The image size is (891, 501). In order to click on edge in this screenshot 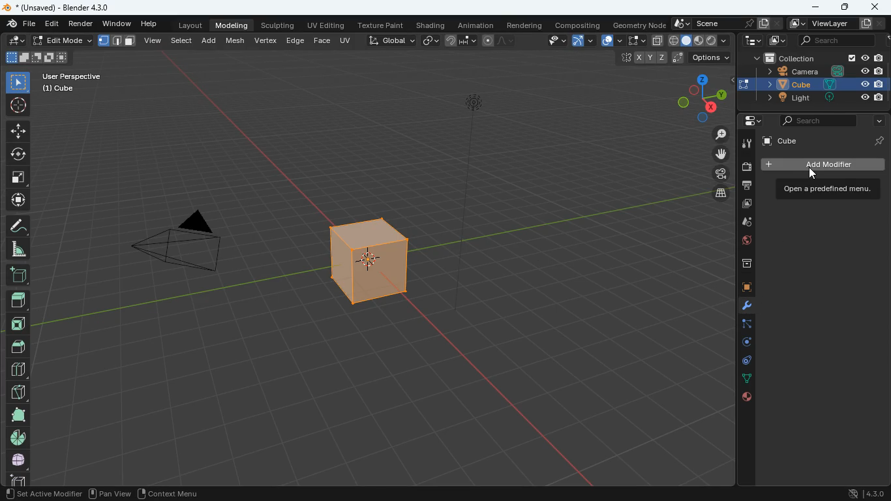, I will do `click(741, 325)`.